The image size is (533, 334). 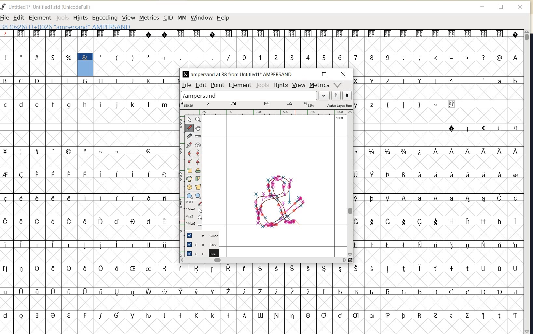 I want to click on glyph selected, so click(x=86, y=65).